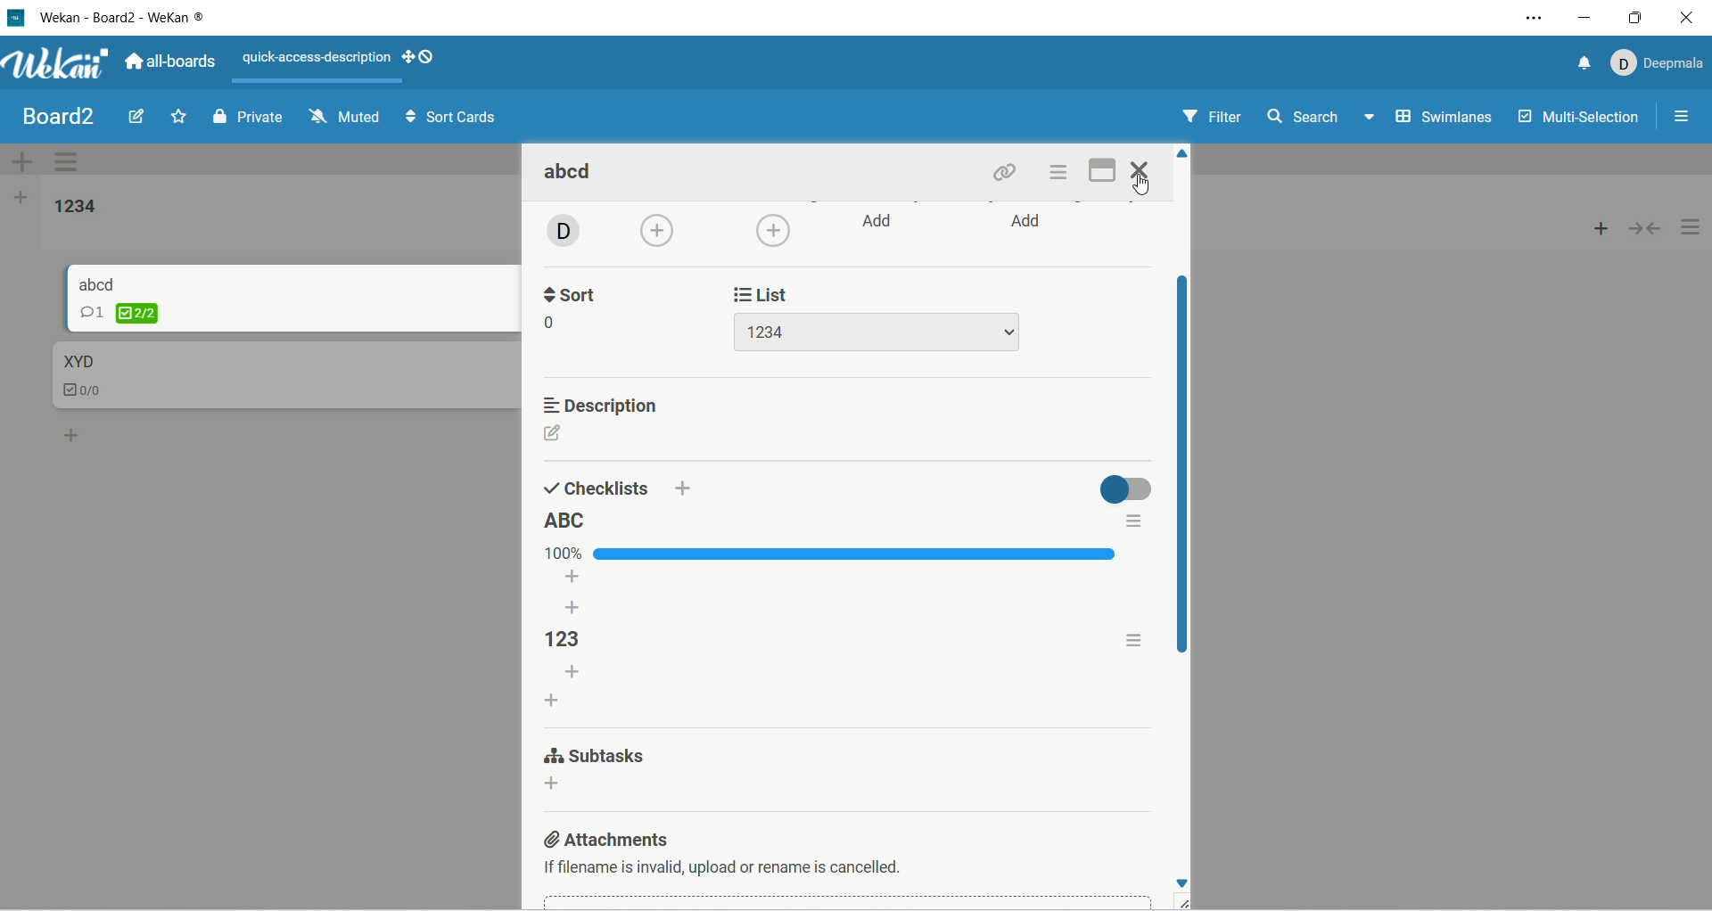 This screenshot has width=1712, height=911. What do you see at coordinates (876, 332) in the screenshot?
I see `list` at bounding box center [876, 332].